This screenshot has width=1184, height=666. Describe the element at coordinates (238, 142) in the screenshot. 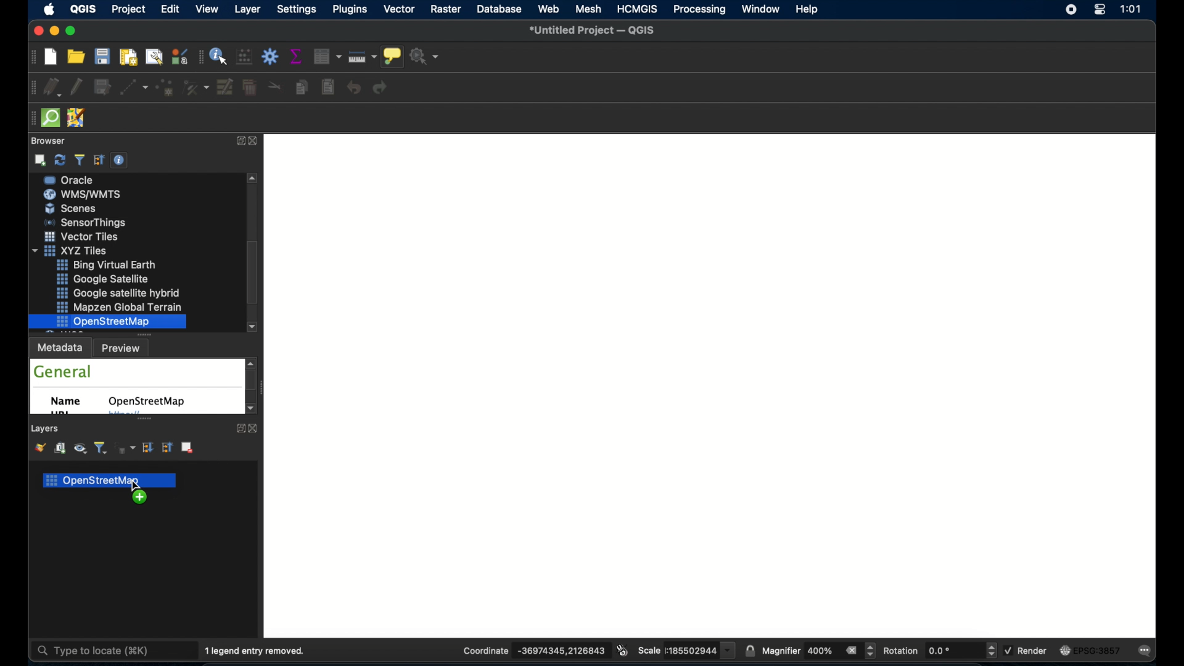

I see `expand` at that location.